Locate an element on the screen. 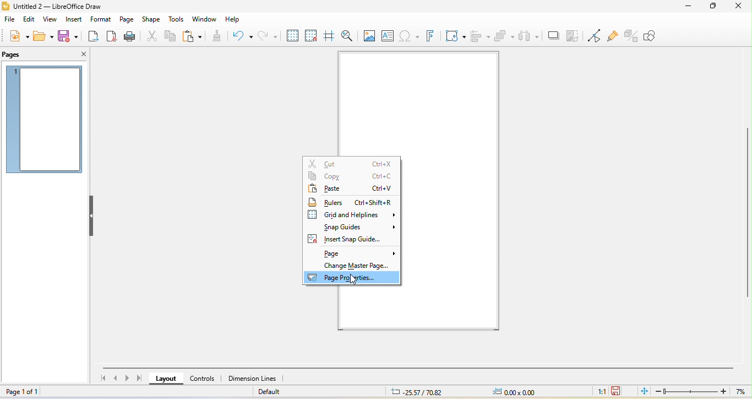 The height and width of the screenshot is (399, 752). transformation is located at coordinates (456, 36).